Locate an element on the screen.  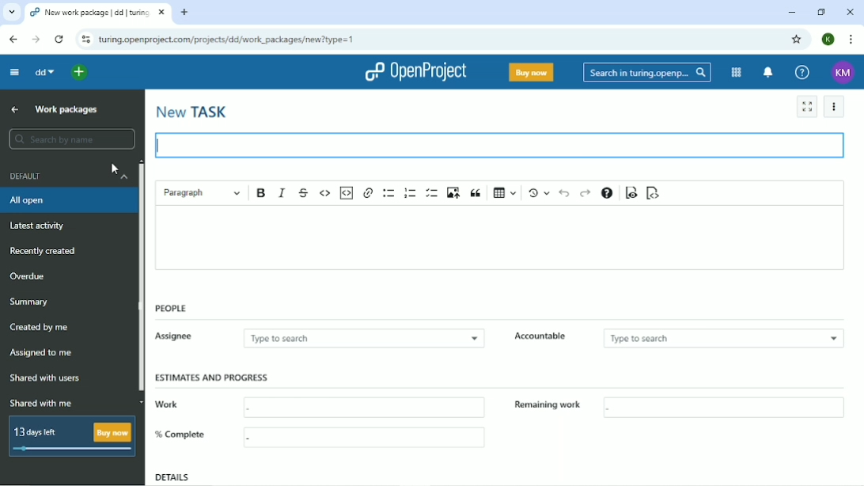
To notification center is located at coordinates (768, 73).